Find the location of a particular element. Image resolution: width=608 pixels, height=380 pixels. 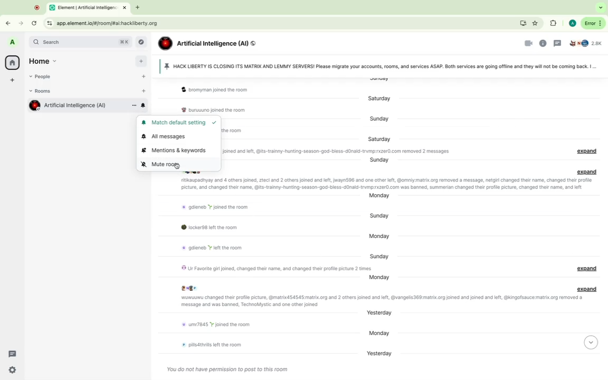

Url is located at coordinates (100, 23).